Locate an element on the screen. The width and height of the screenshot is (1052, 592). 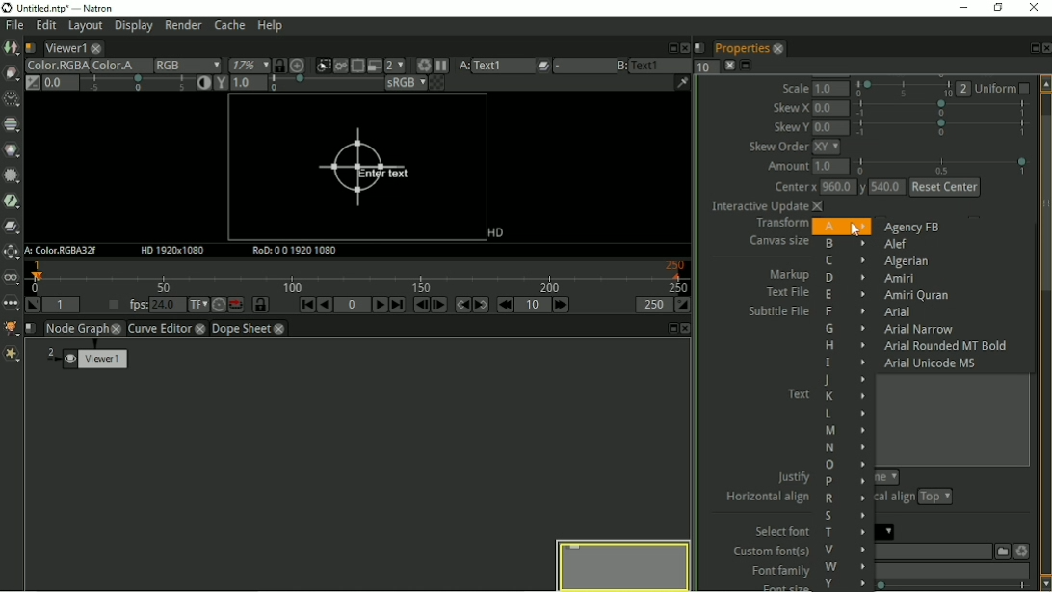
arial is located at coordinates (887, 531).